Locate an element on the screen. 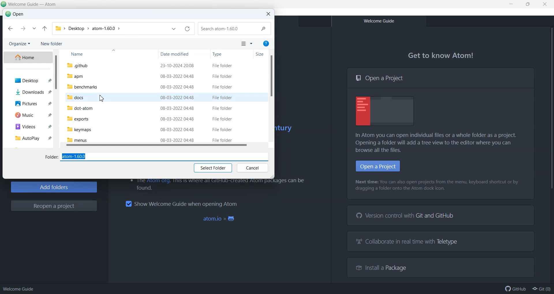  Vertical Scroll bar is located at coordinates (56, 99).